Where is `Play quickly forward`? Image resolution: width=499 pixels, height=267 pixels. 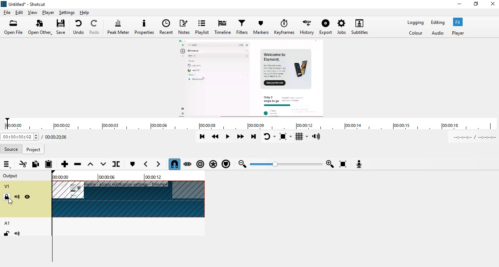 Play quickly forward is located at coordinates (242, 138).